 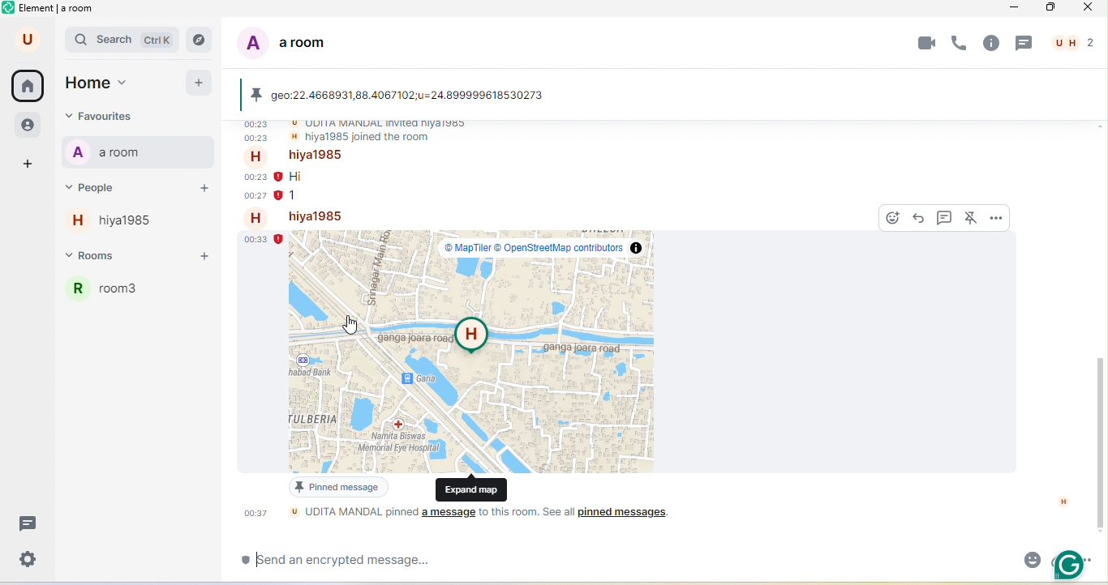 What do you see at coordinates (208, 257) in the screenshot?
I see `add room` at bounding box center [208, 257].